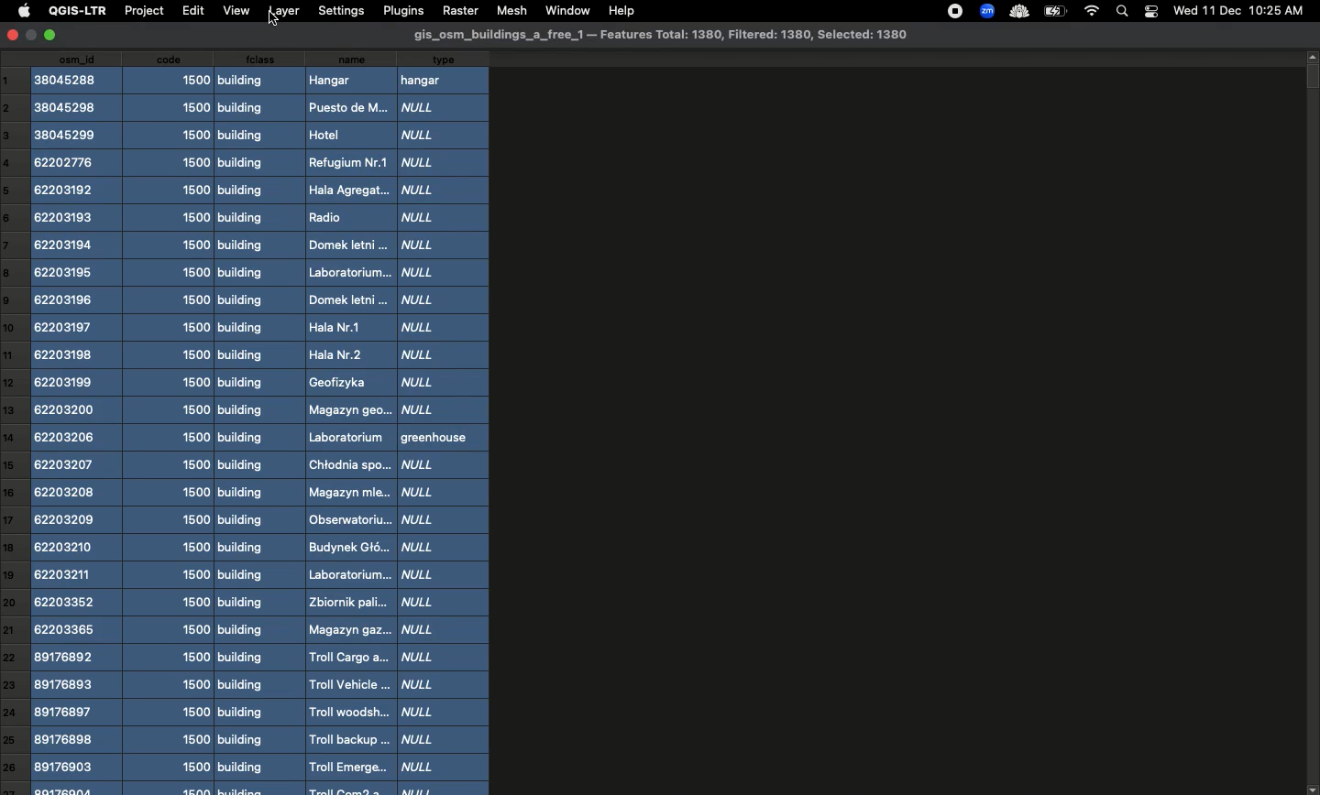  Describe the element at coordinates (236, 11) in the screenshot. I see `View` at that location.